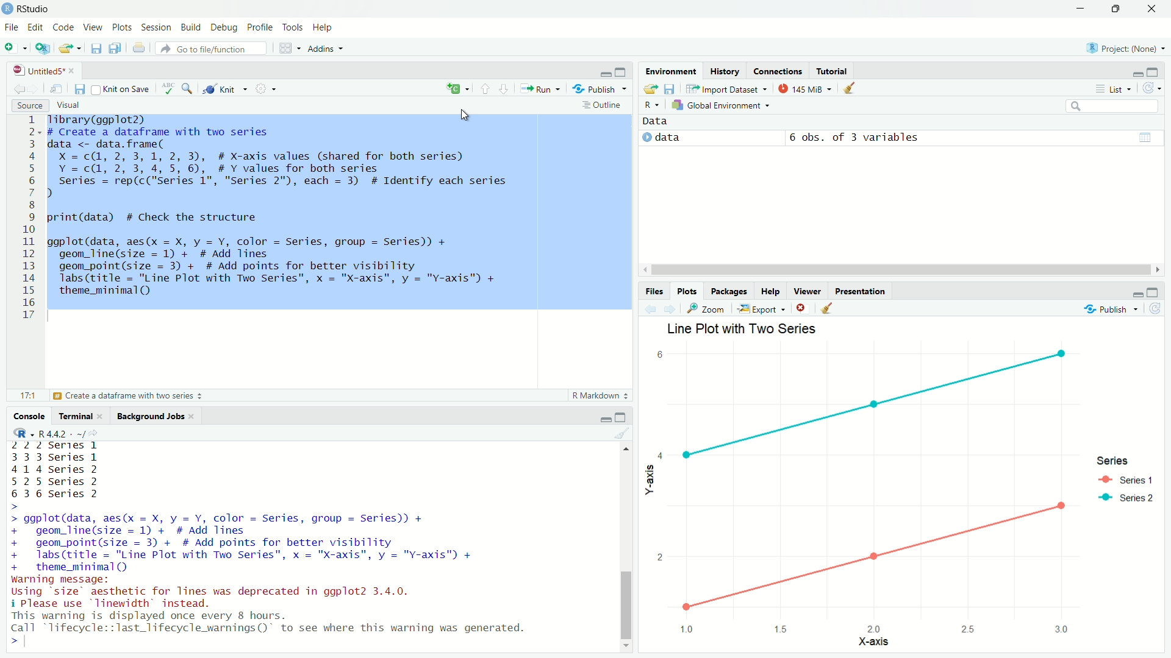  Describe the element at coordinates (539, 88) in the screenshot. I see `Run the current line or selection` at that location.